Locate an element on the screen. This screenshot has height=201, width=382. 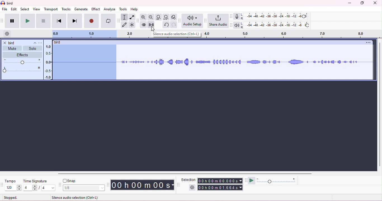
waveform is located at coordinates (247, 61).